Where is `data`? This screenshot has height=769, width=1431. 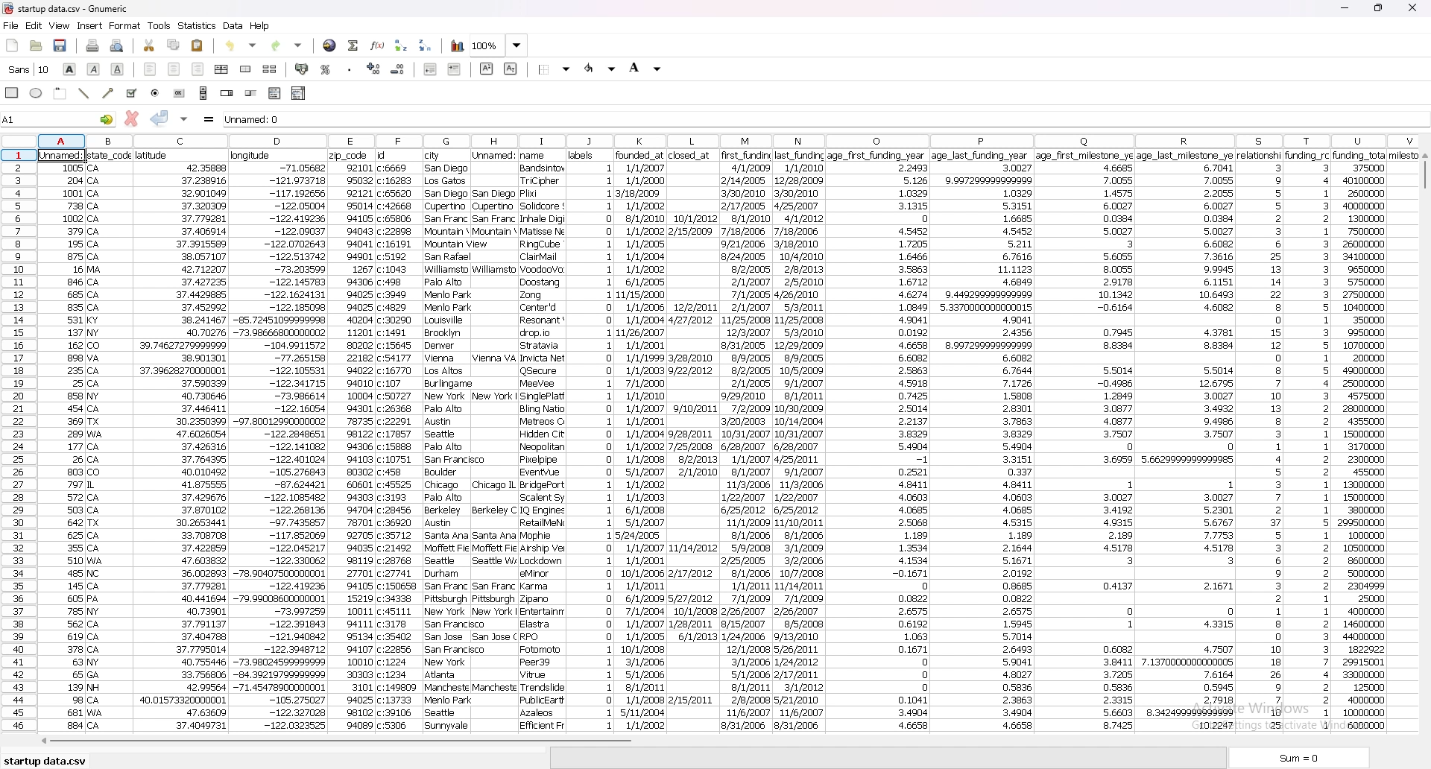 data is located at coordinates (543, 439).